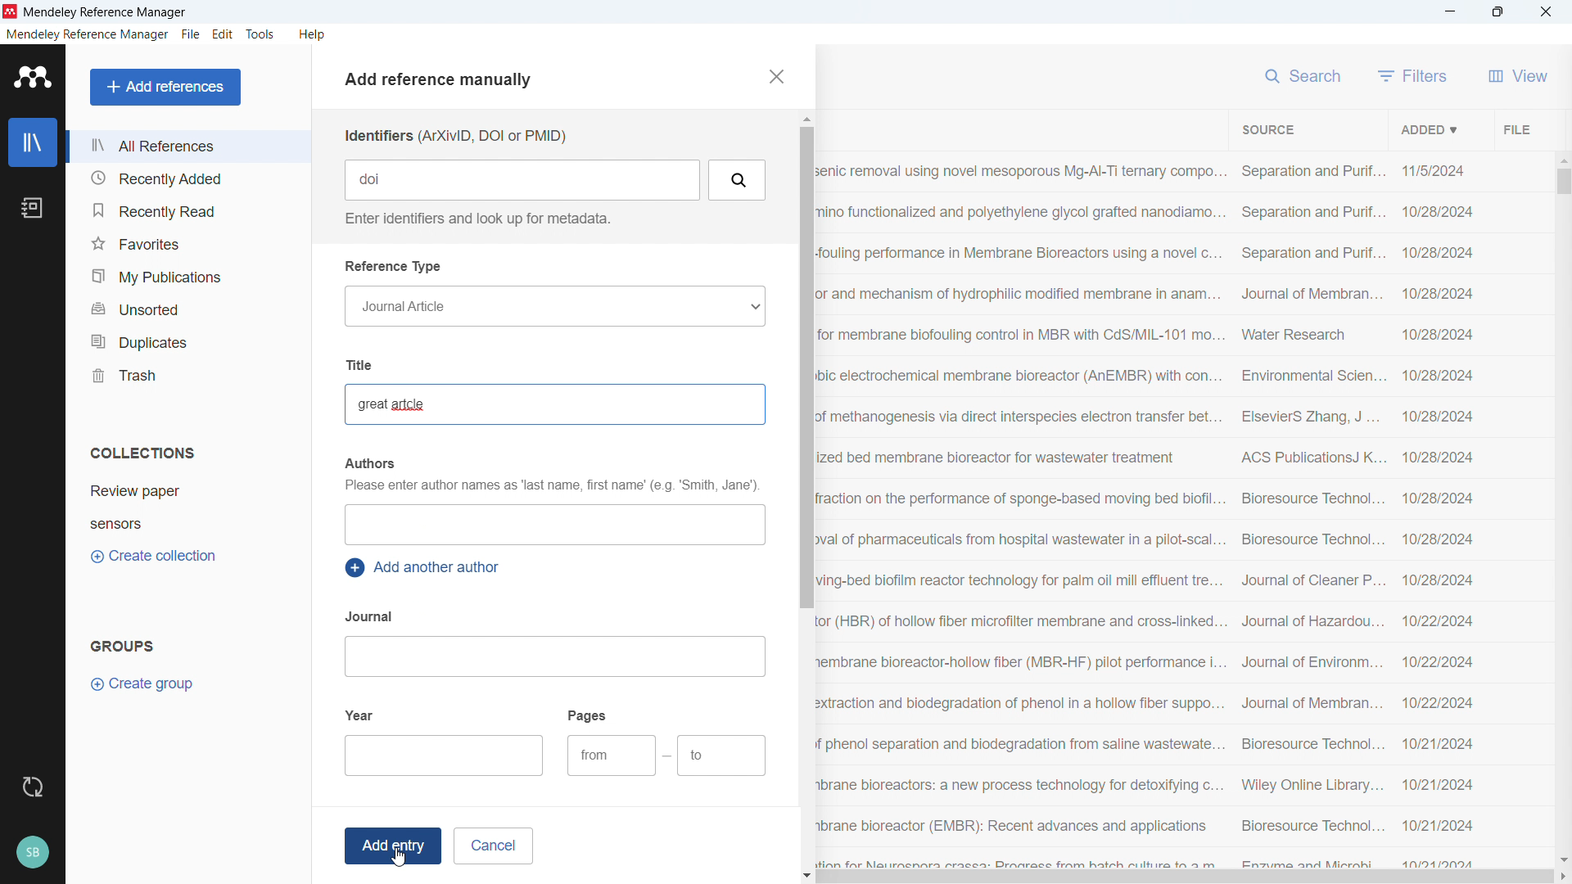 This screenshot has height=884, width=1572. Describe the element at coordinates (475, 219) in the screenshot. I see `Enter identifiers and look up for metadata` at that location.